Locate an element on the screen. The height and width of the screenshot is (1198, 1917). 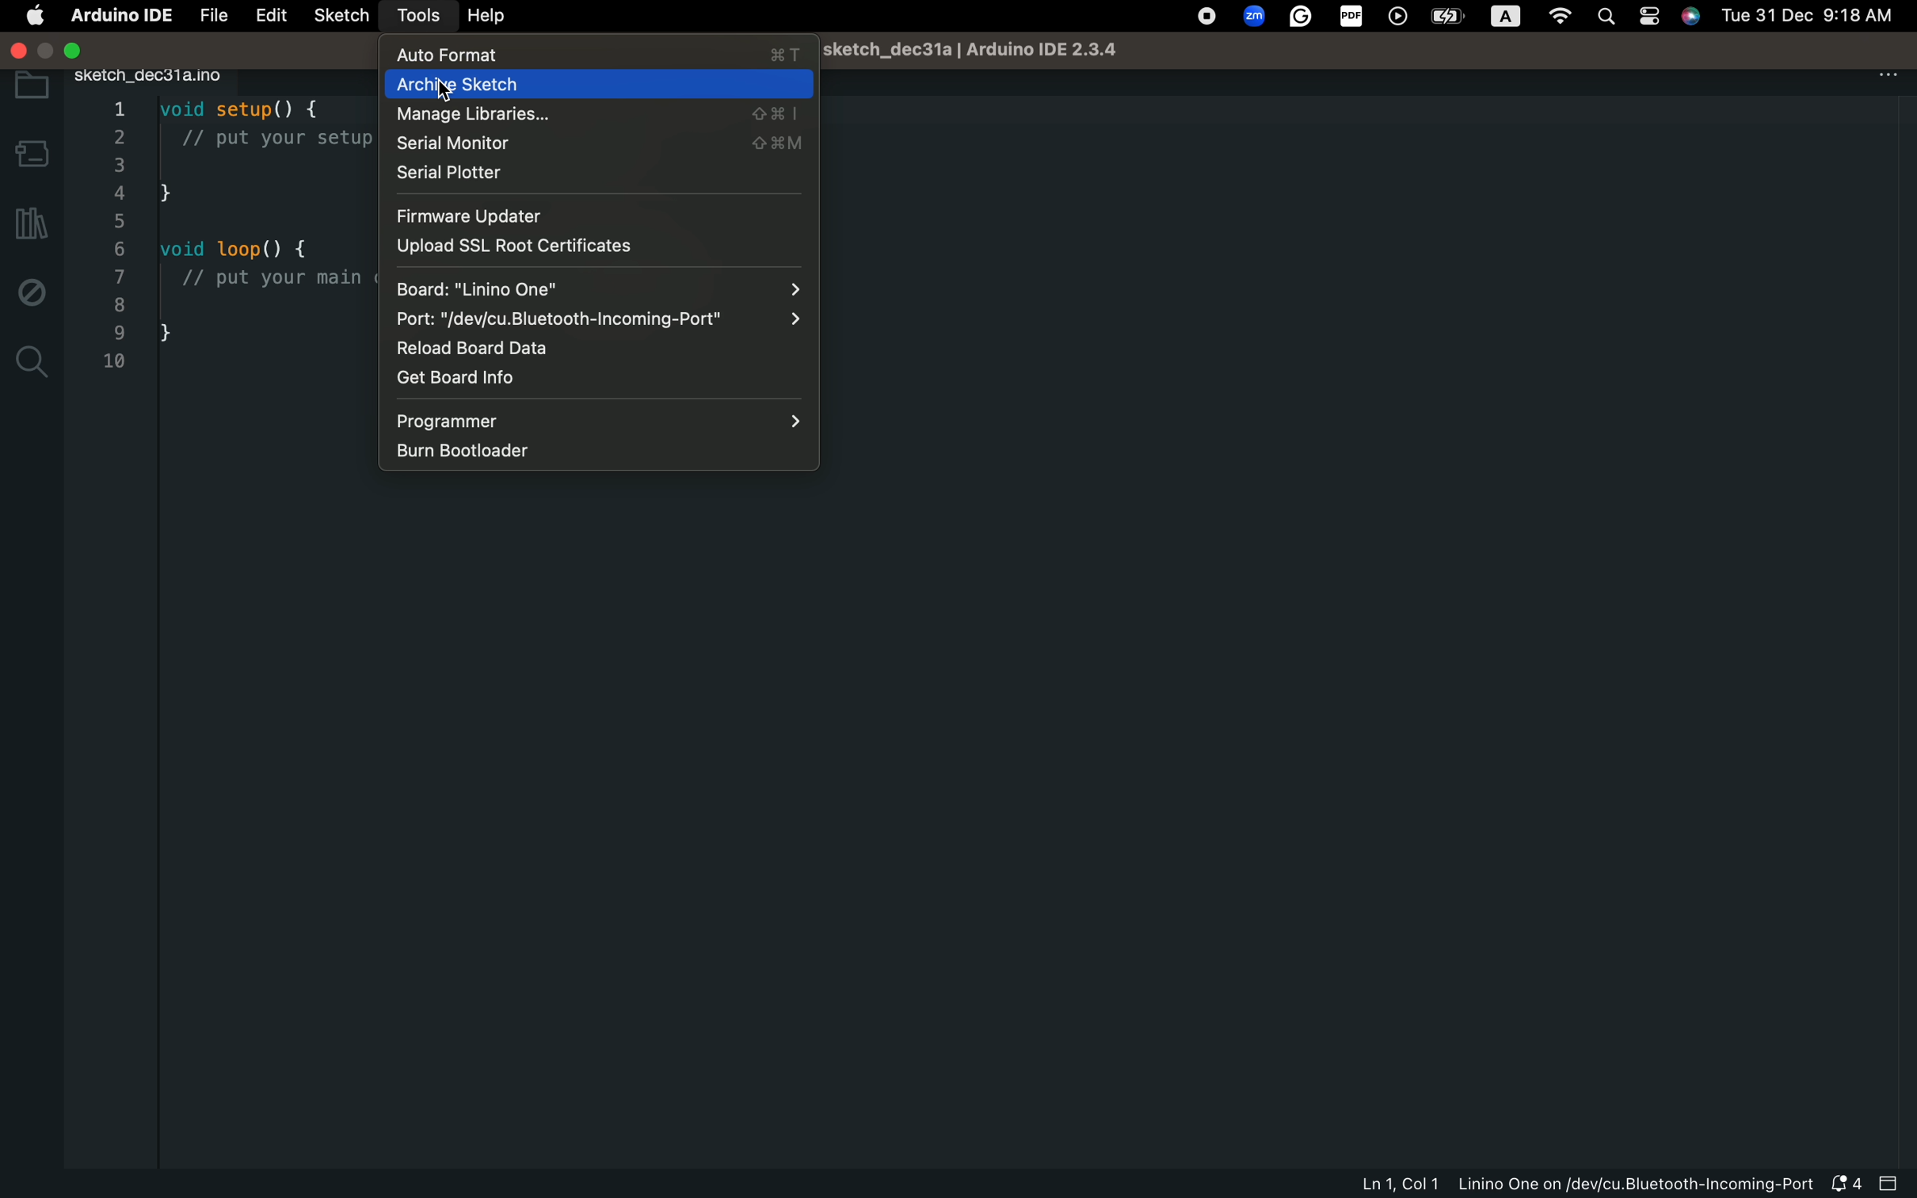
Archive sketch  is located at coordinates (600, 82).